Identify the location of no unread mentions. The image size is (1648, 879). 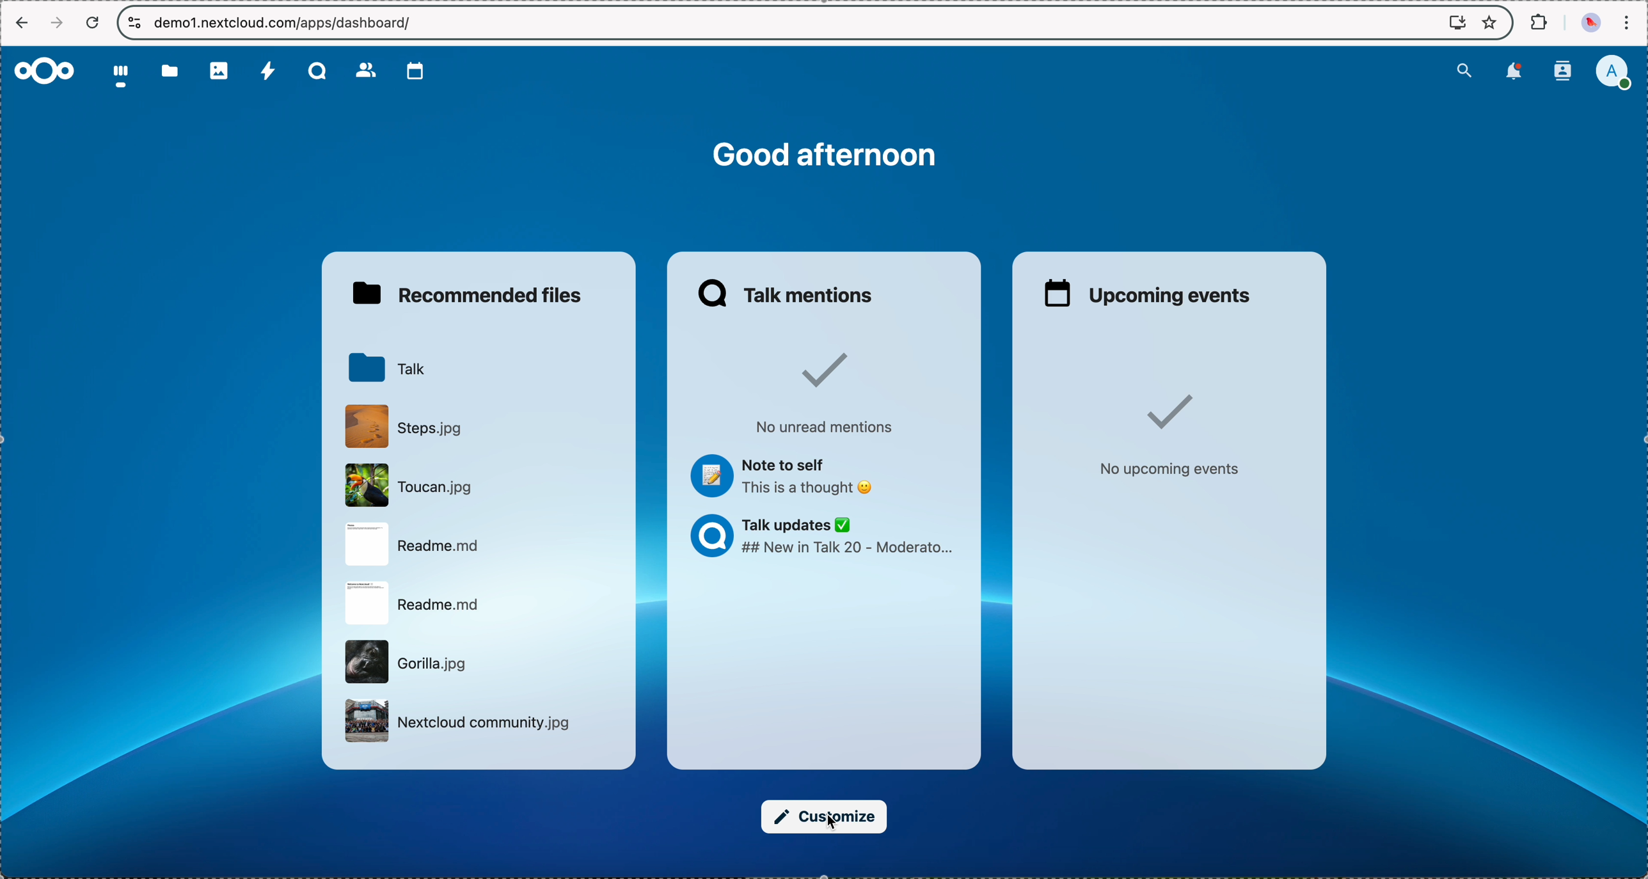
(828, 391).